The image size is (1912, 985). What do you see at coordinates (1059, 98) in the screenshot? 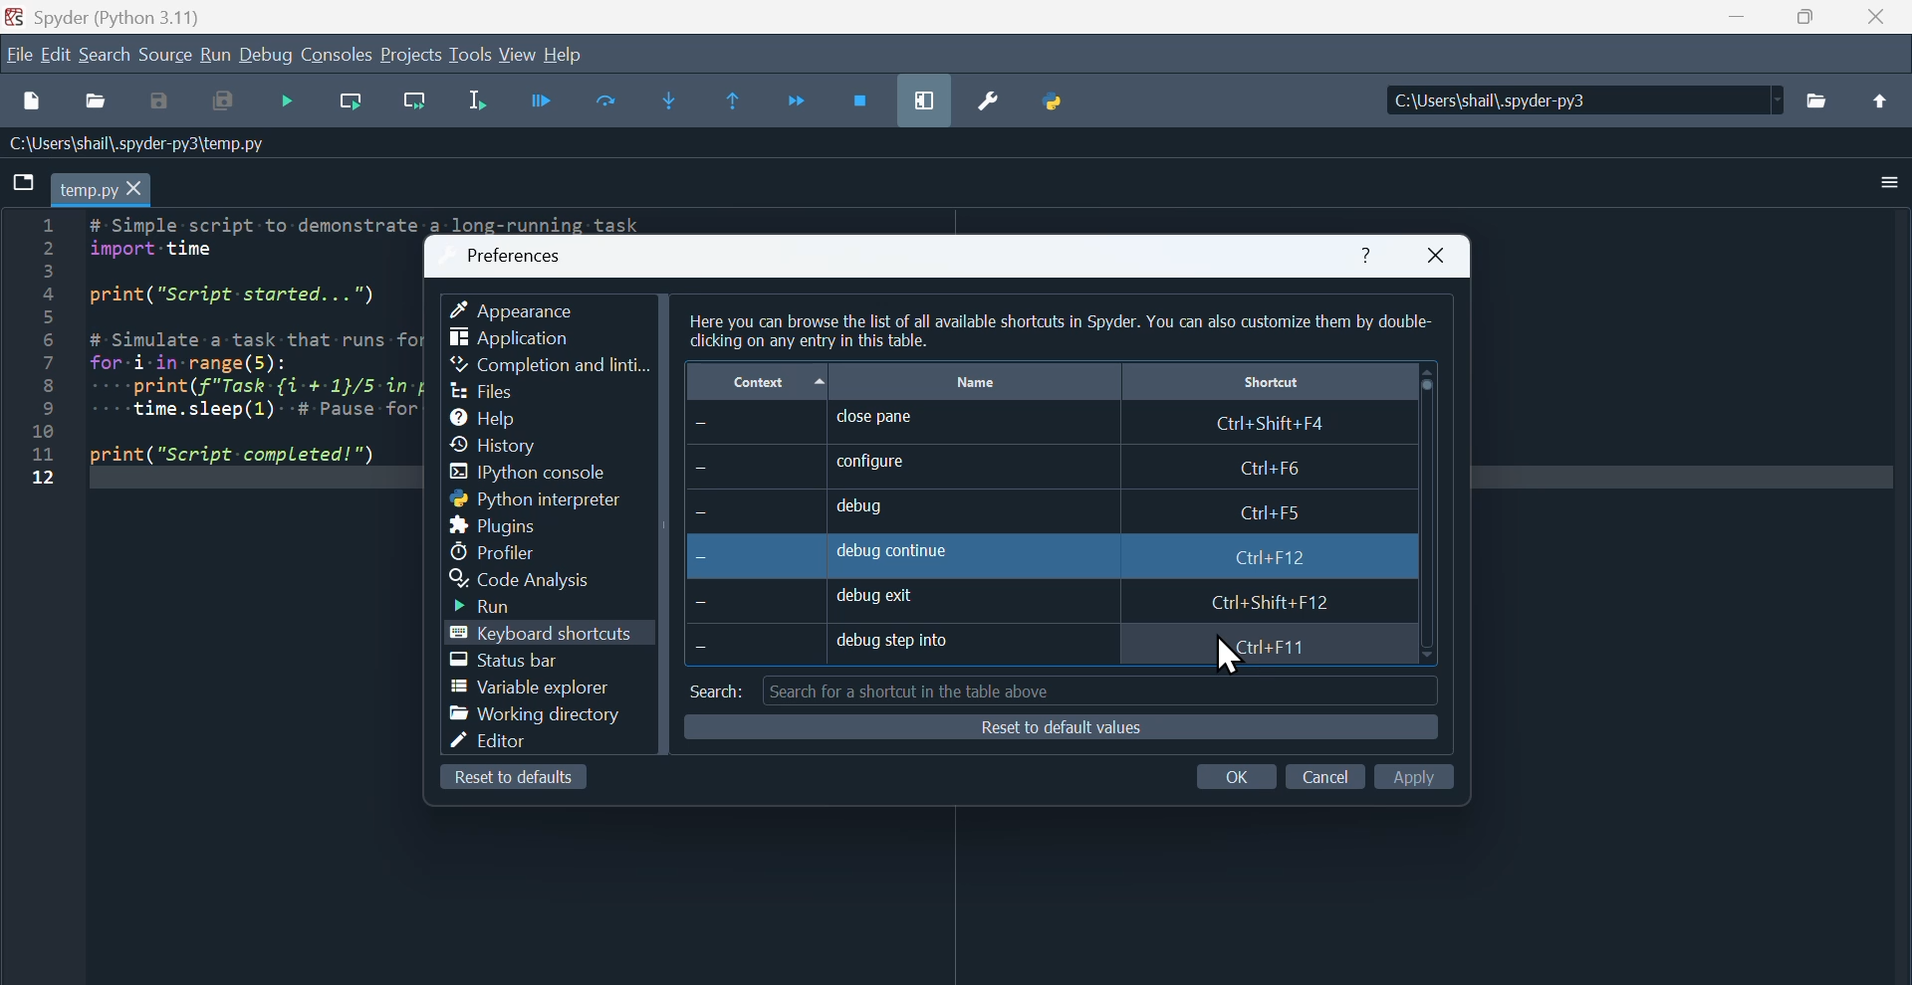
I see `Python path manager` at bounding box center [1059, 98].